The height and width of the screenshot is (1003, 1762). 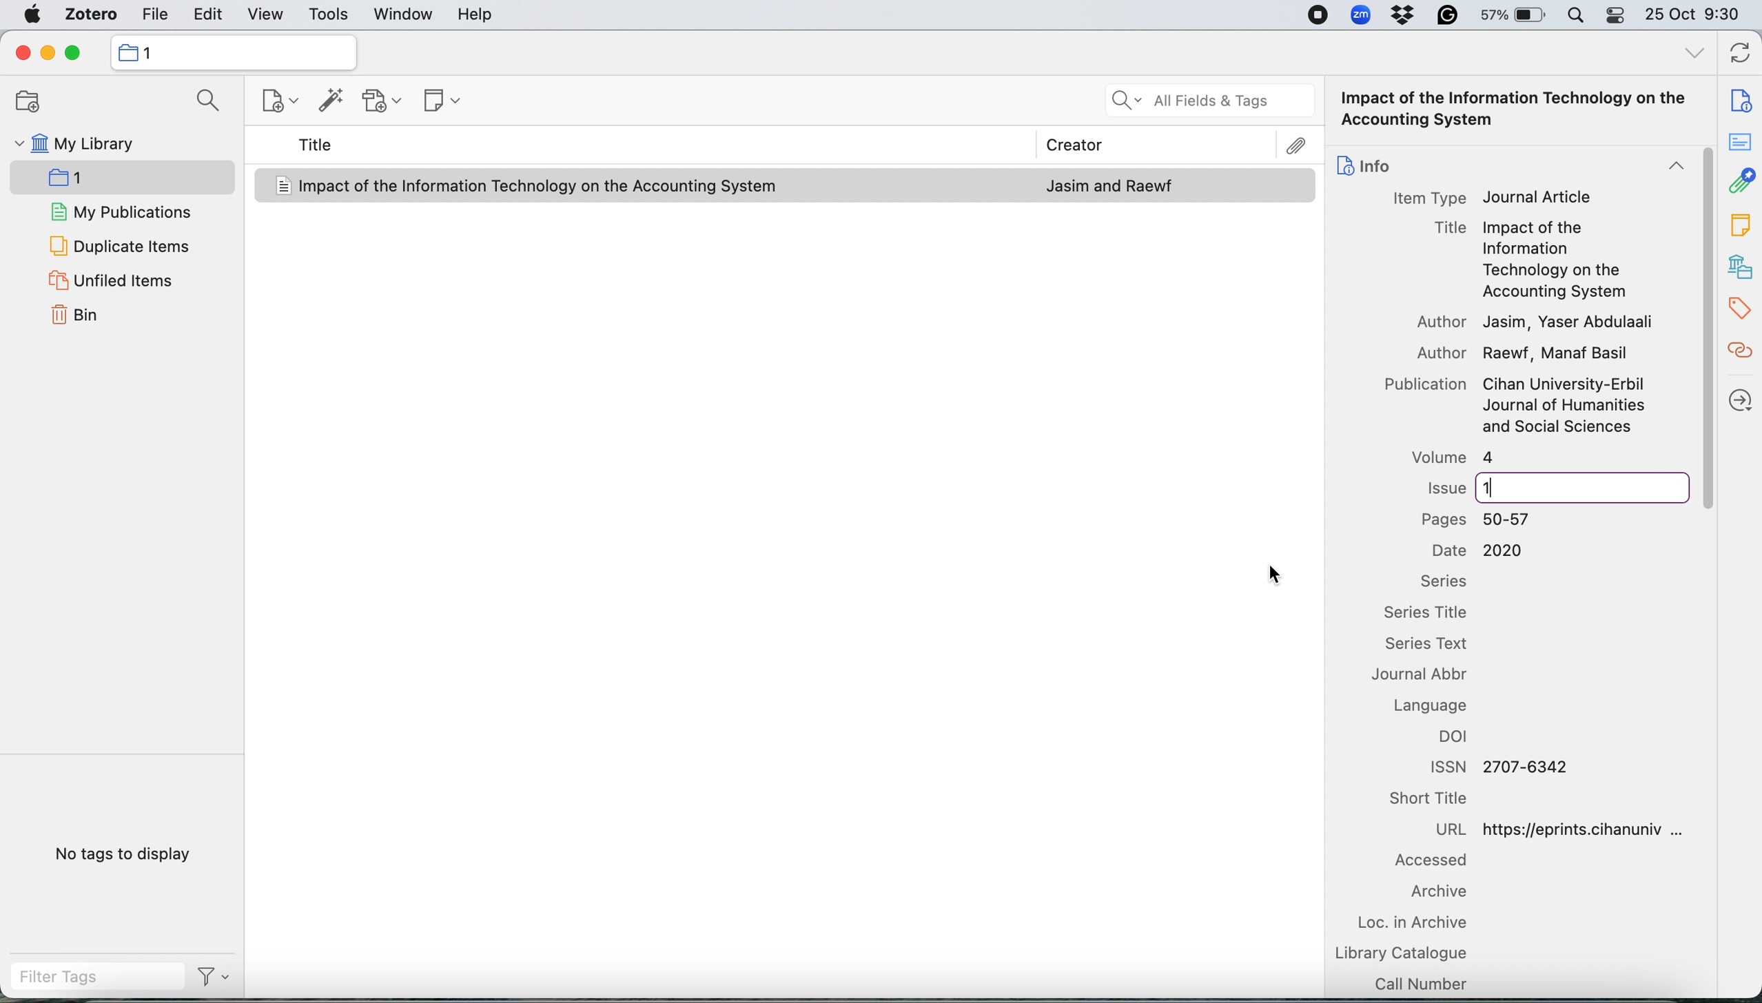 What do you see at coordinates (1570, 828) in the screenshot?
I see `url` at bounding box center [1570, 828].